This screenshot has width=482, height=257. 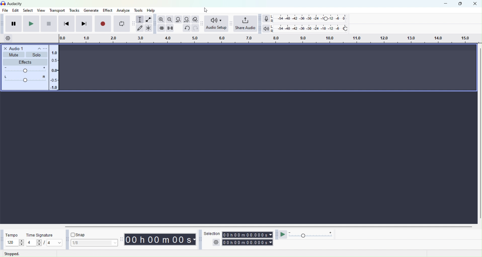 I want to click on Skip to start, so click(x=49, y=24).